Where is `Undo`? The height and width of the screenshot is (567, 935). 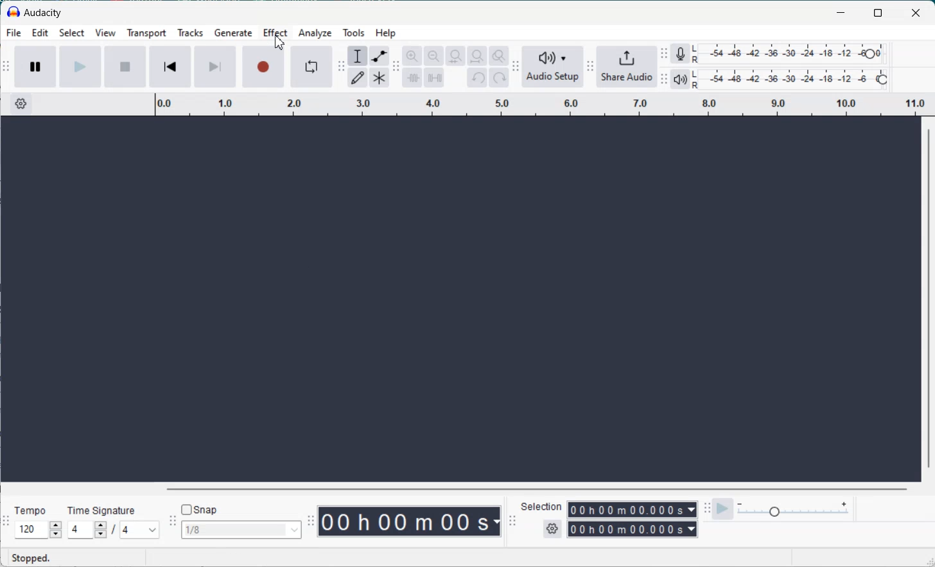
Undo is located at coordinates (477, 78).